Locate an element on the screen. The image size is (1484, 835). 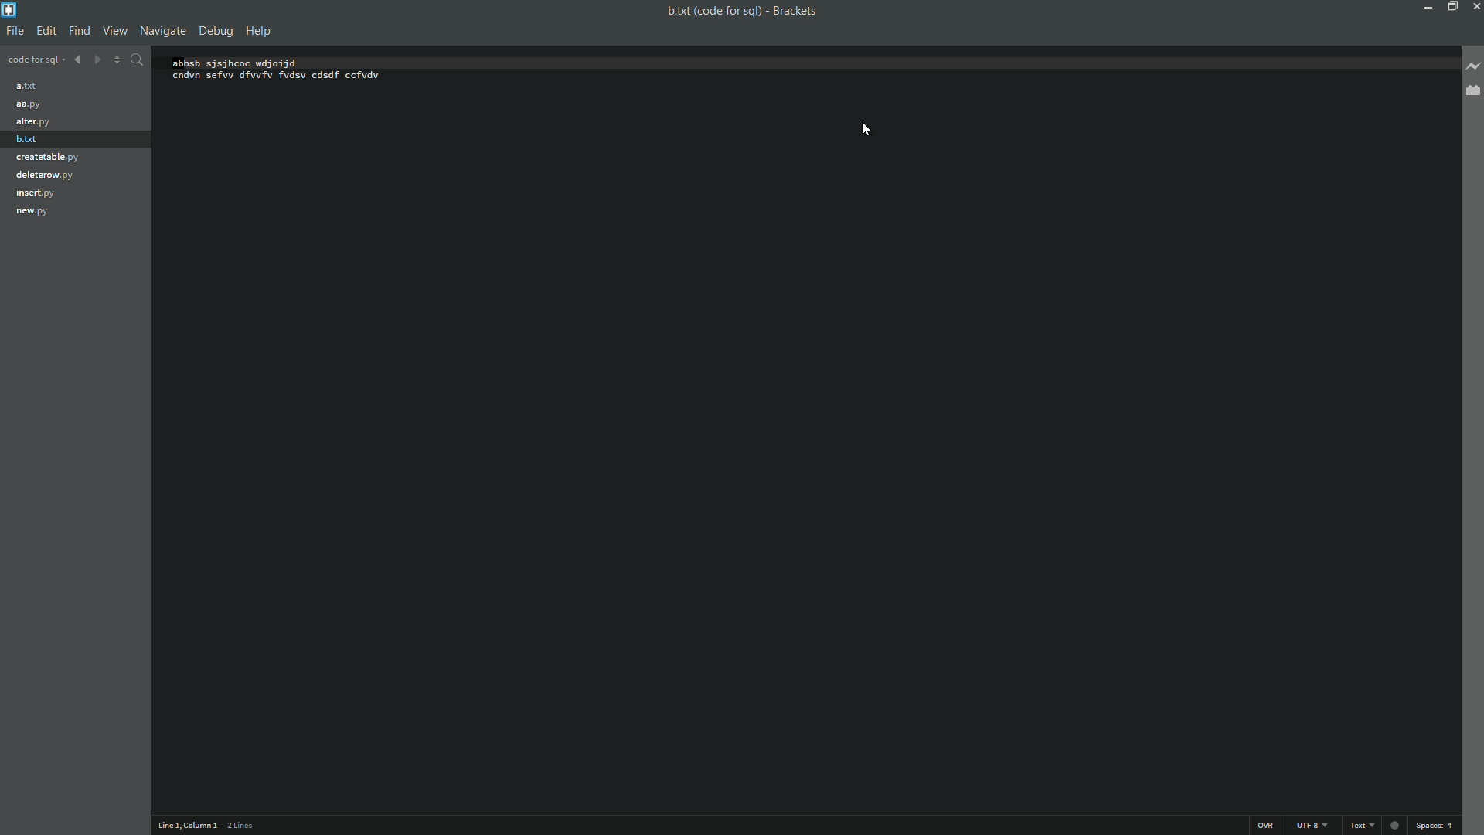
edit  is located at coordinates (46, 32).